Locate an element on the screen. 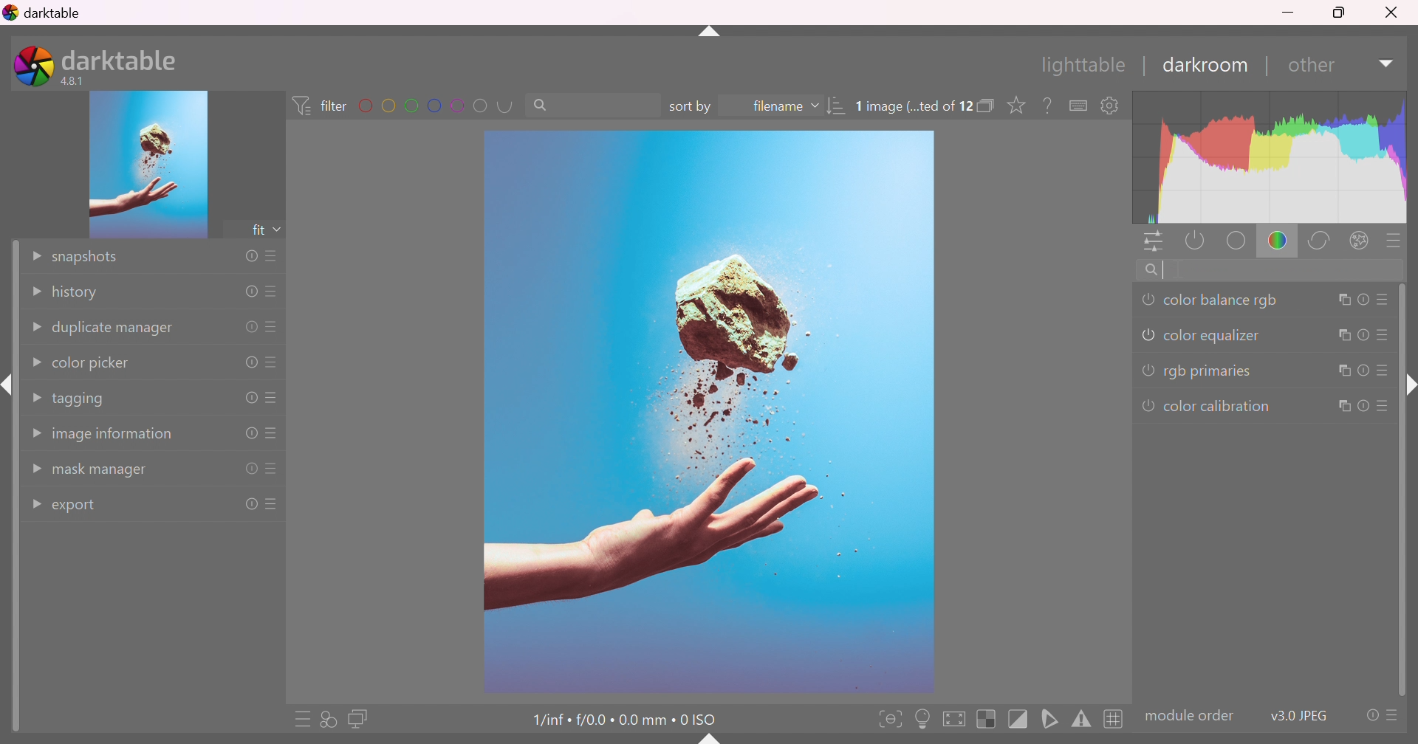 The width and height of the screenshot is (1418, 744). Minimize is located at coordinates (1290, 12).